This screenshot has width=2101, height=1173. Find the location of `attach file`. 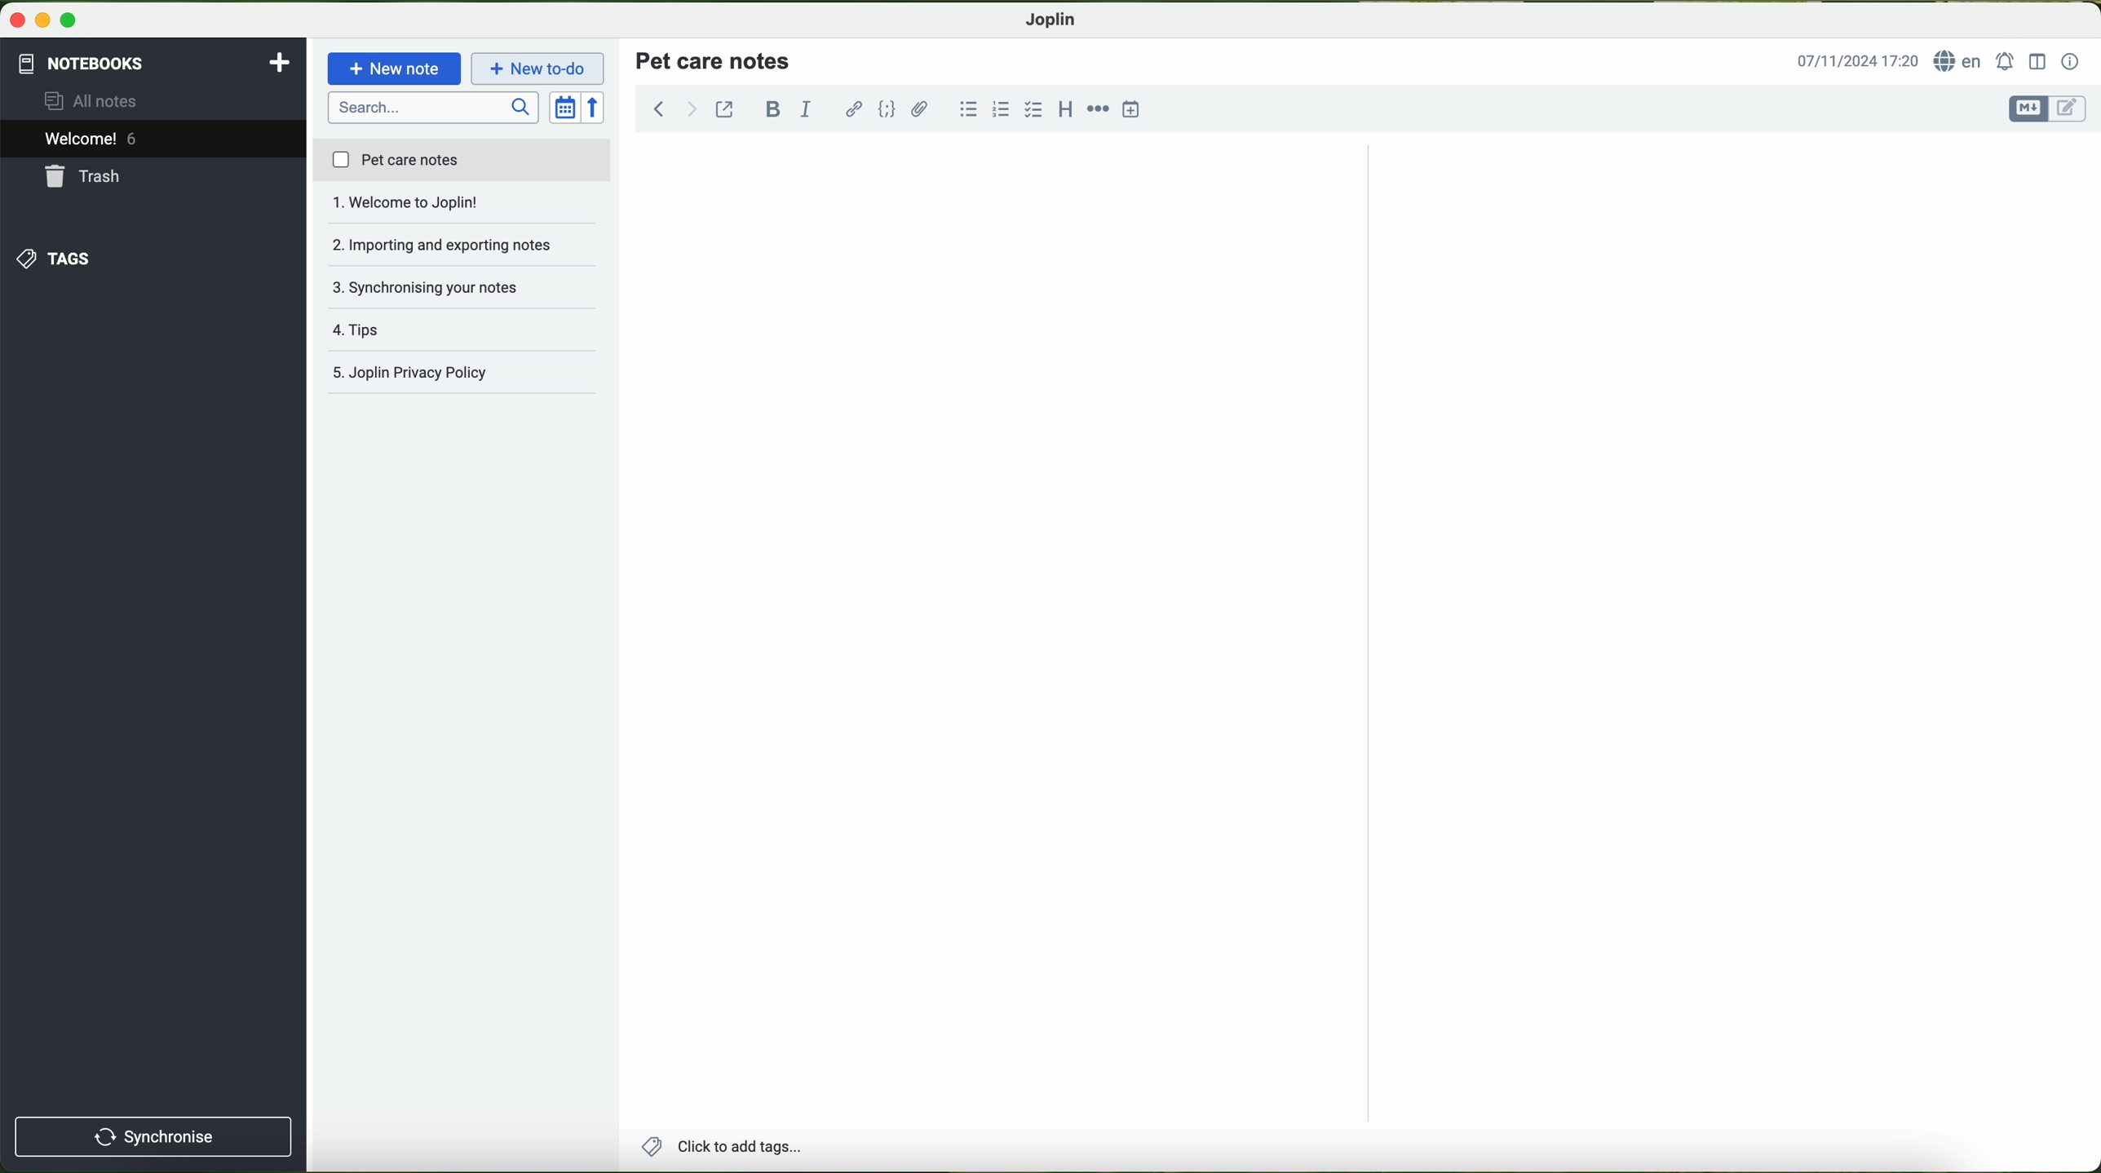

attach file is located at coordinates (920, 108).